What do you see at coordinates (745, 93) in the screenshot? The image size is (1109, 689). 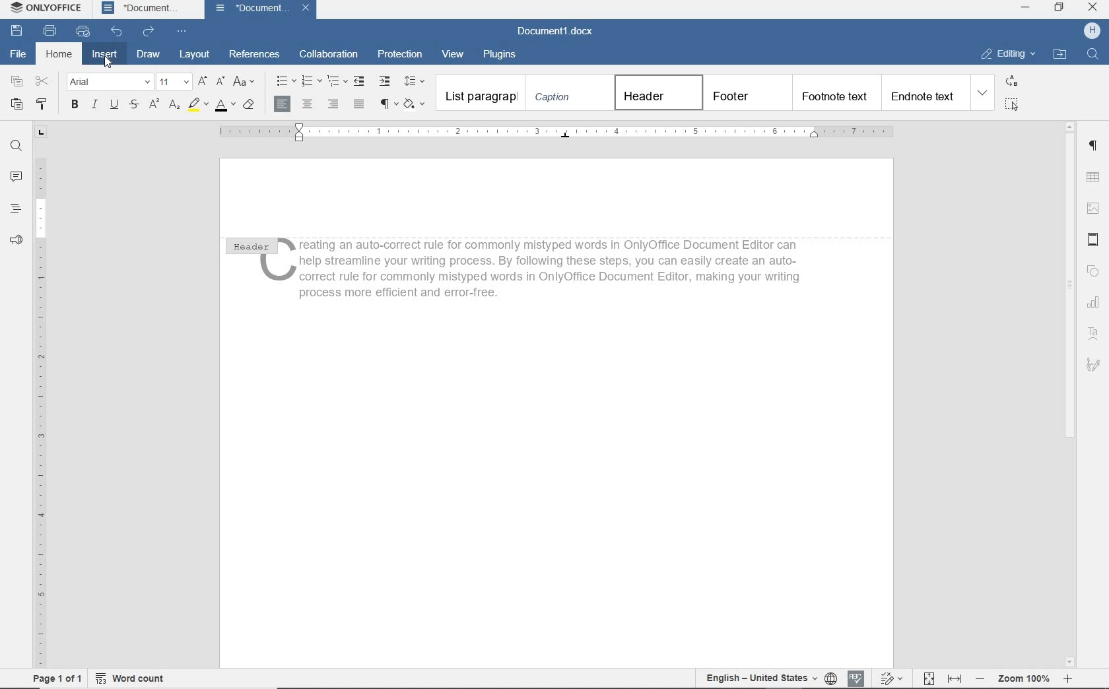 I see `HEADING 2` at bounding box center [745, 93].